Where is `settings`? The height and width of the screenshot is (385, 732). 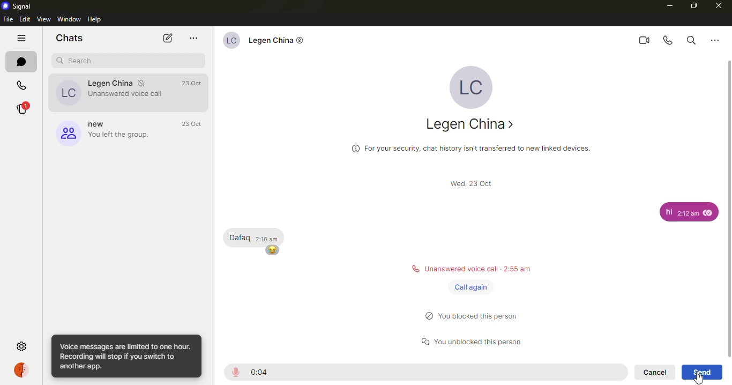
settings is located at coordinates (20, 346).